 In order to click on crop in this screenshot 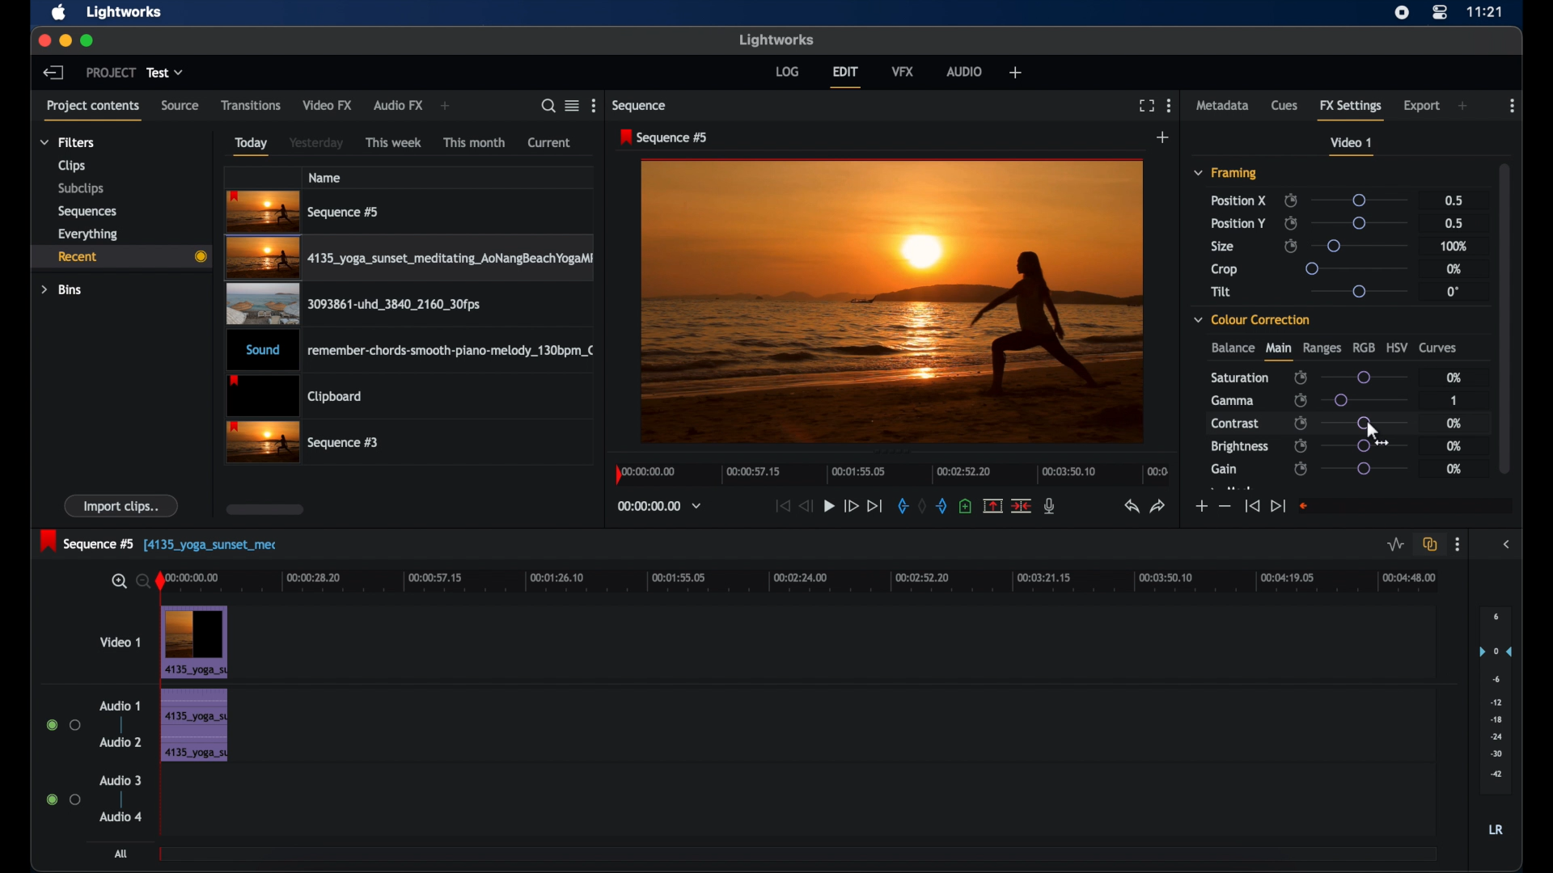, I will do `click(1225, 269)`.